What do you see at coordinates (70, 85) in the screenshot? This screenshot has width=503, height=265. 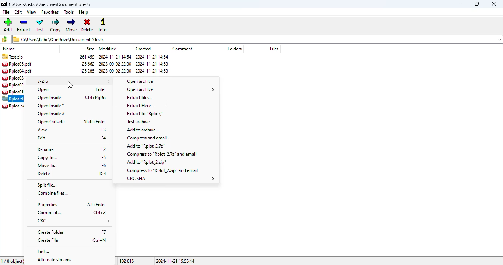 I see `cursor` at bounding box center [70, 85].